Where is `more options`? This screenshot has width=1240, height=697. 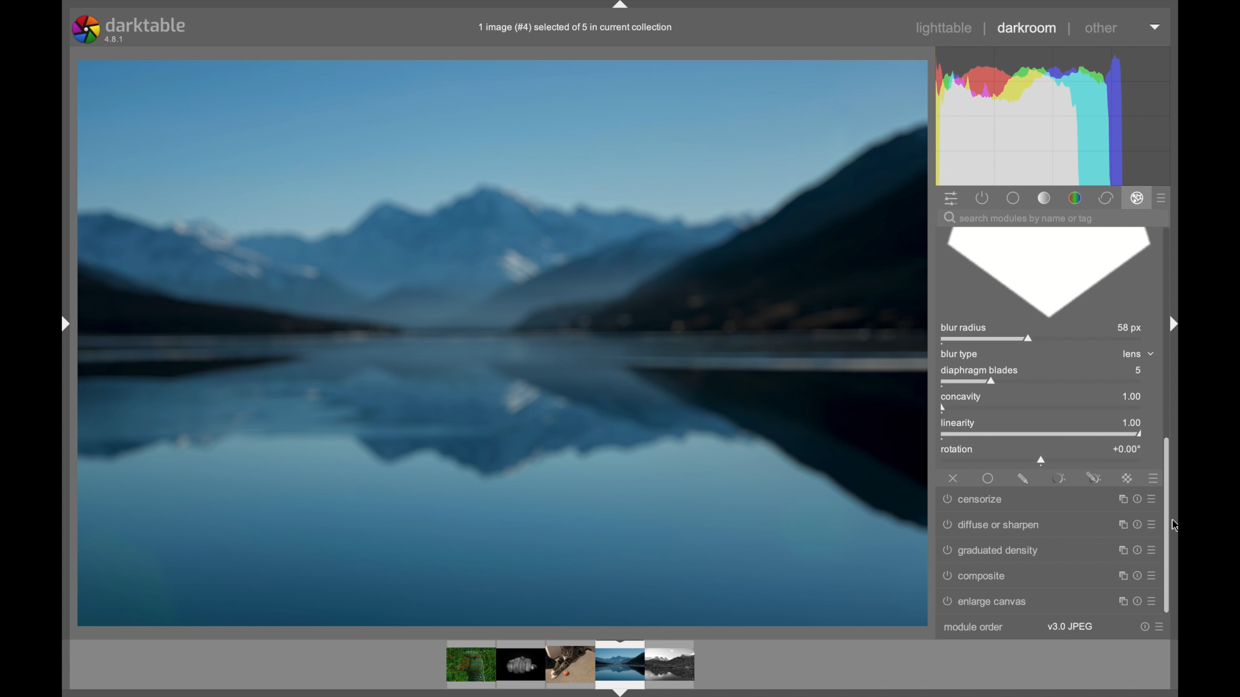
more options is located at coordinates (1153, 574).